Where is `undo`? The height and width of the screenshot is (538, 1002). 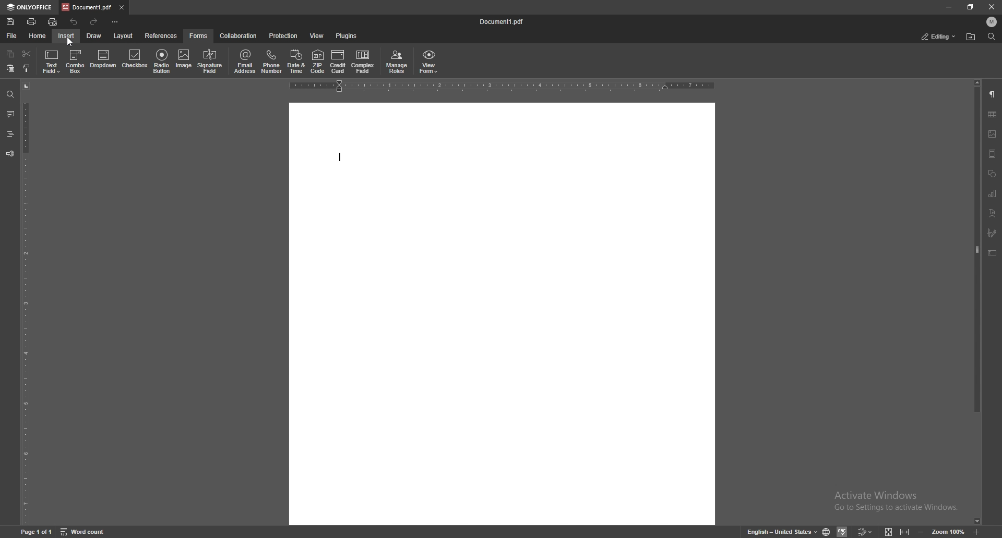
undo is located at coordinates (75, 22).